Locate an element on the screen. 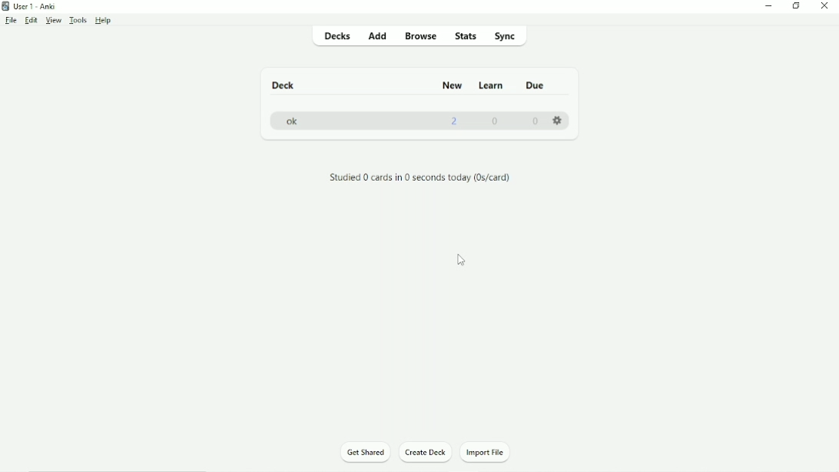 The image size is (839, 472). ok is located at coordinates (291, 121).